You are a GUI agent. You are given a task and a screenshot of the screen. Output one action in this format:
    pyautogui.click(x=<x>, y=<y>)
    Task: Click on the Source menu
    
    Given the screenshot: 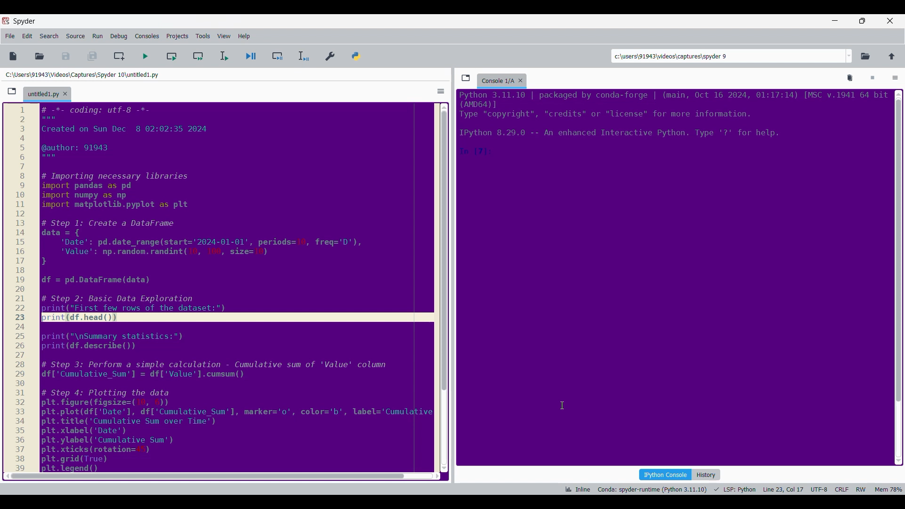 What is the action you would take?
    pyautogui.click(x=75, y=36)
    